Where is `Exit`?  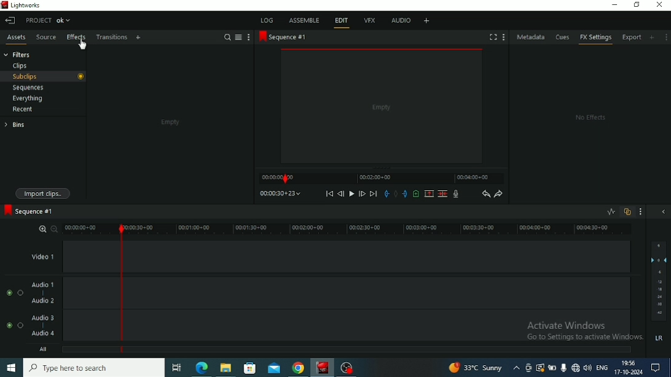 Exit is located at coordinates (10, 20).